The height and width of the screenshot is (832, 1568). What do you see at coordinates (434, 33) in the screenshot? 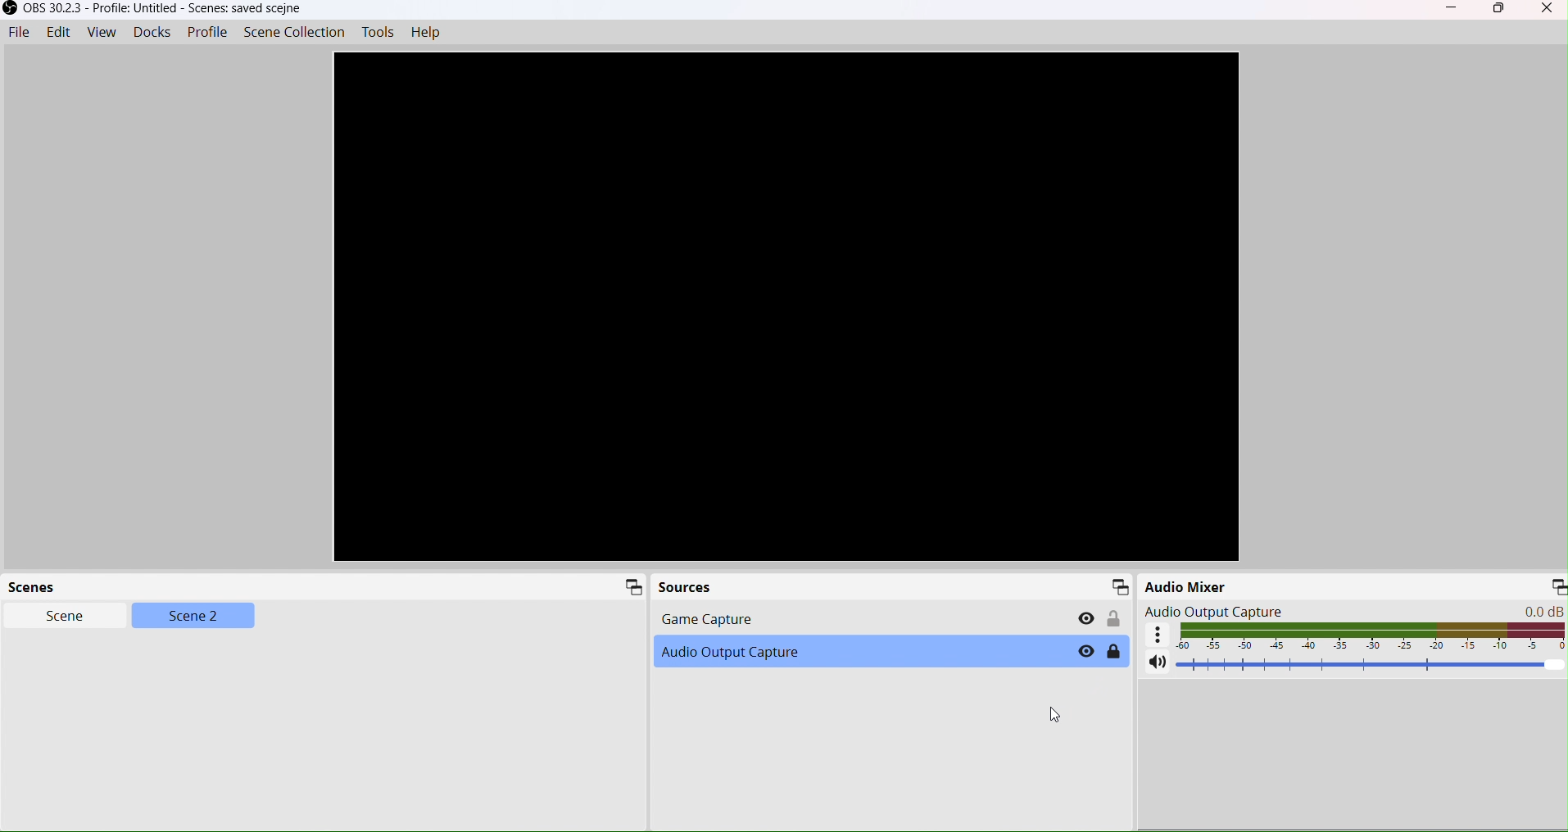
I see `Help` at bounding box center [434, 33].